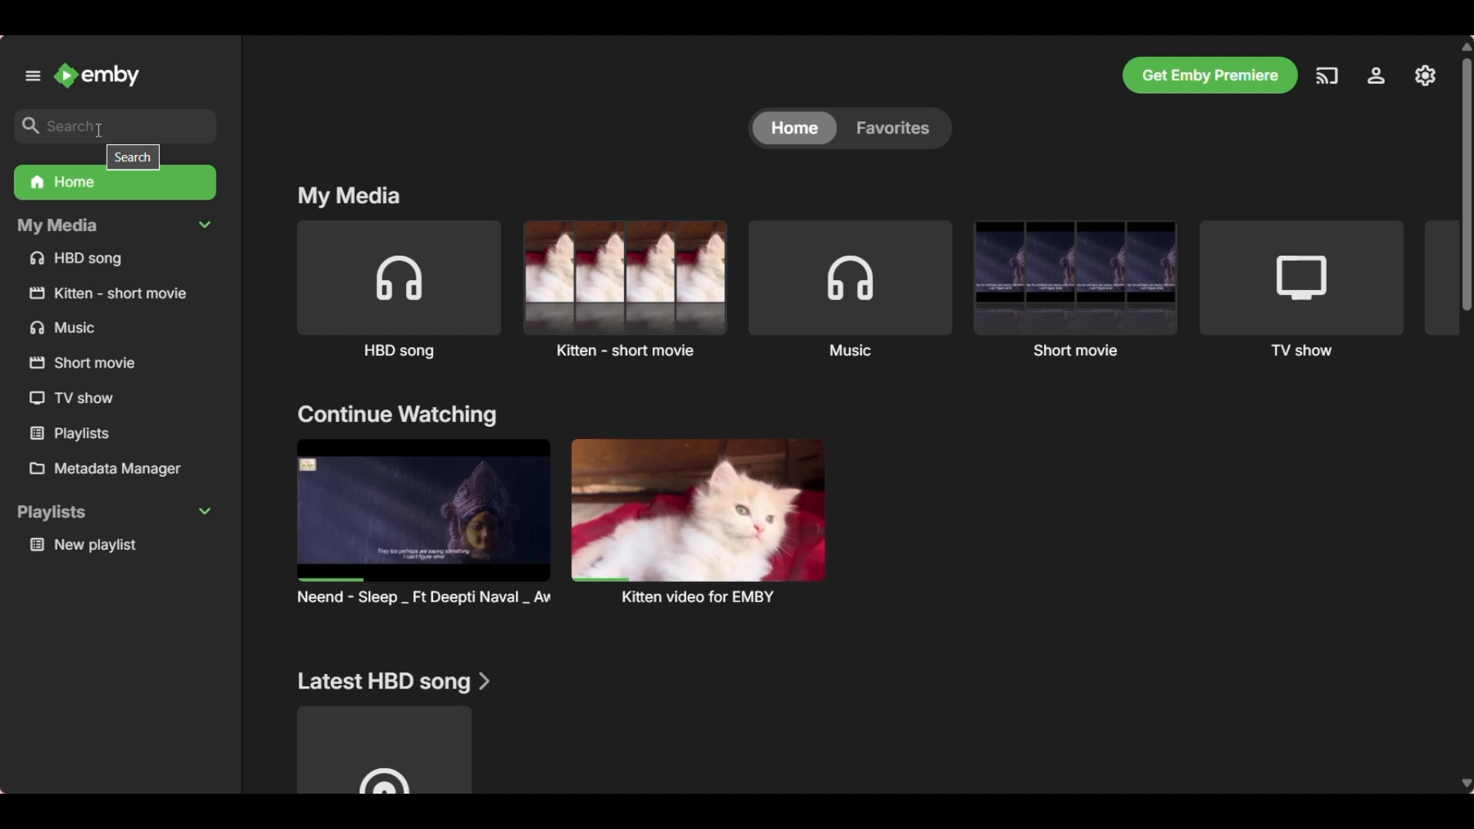  I want to click on Vertical slide bar, so click(1467, 184).